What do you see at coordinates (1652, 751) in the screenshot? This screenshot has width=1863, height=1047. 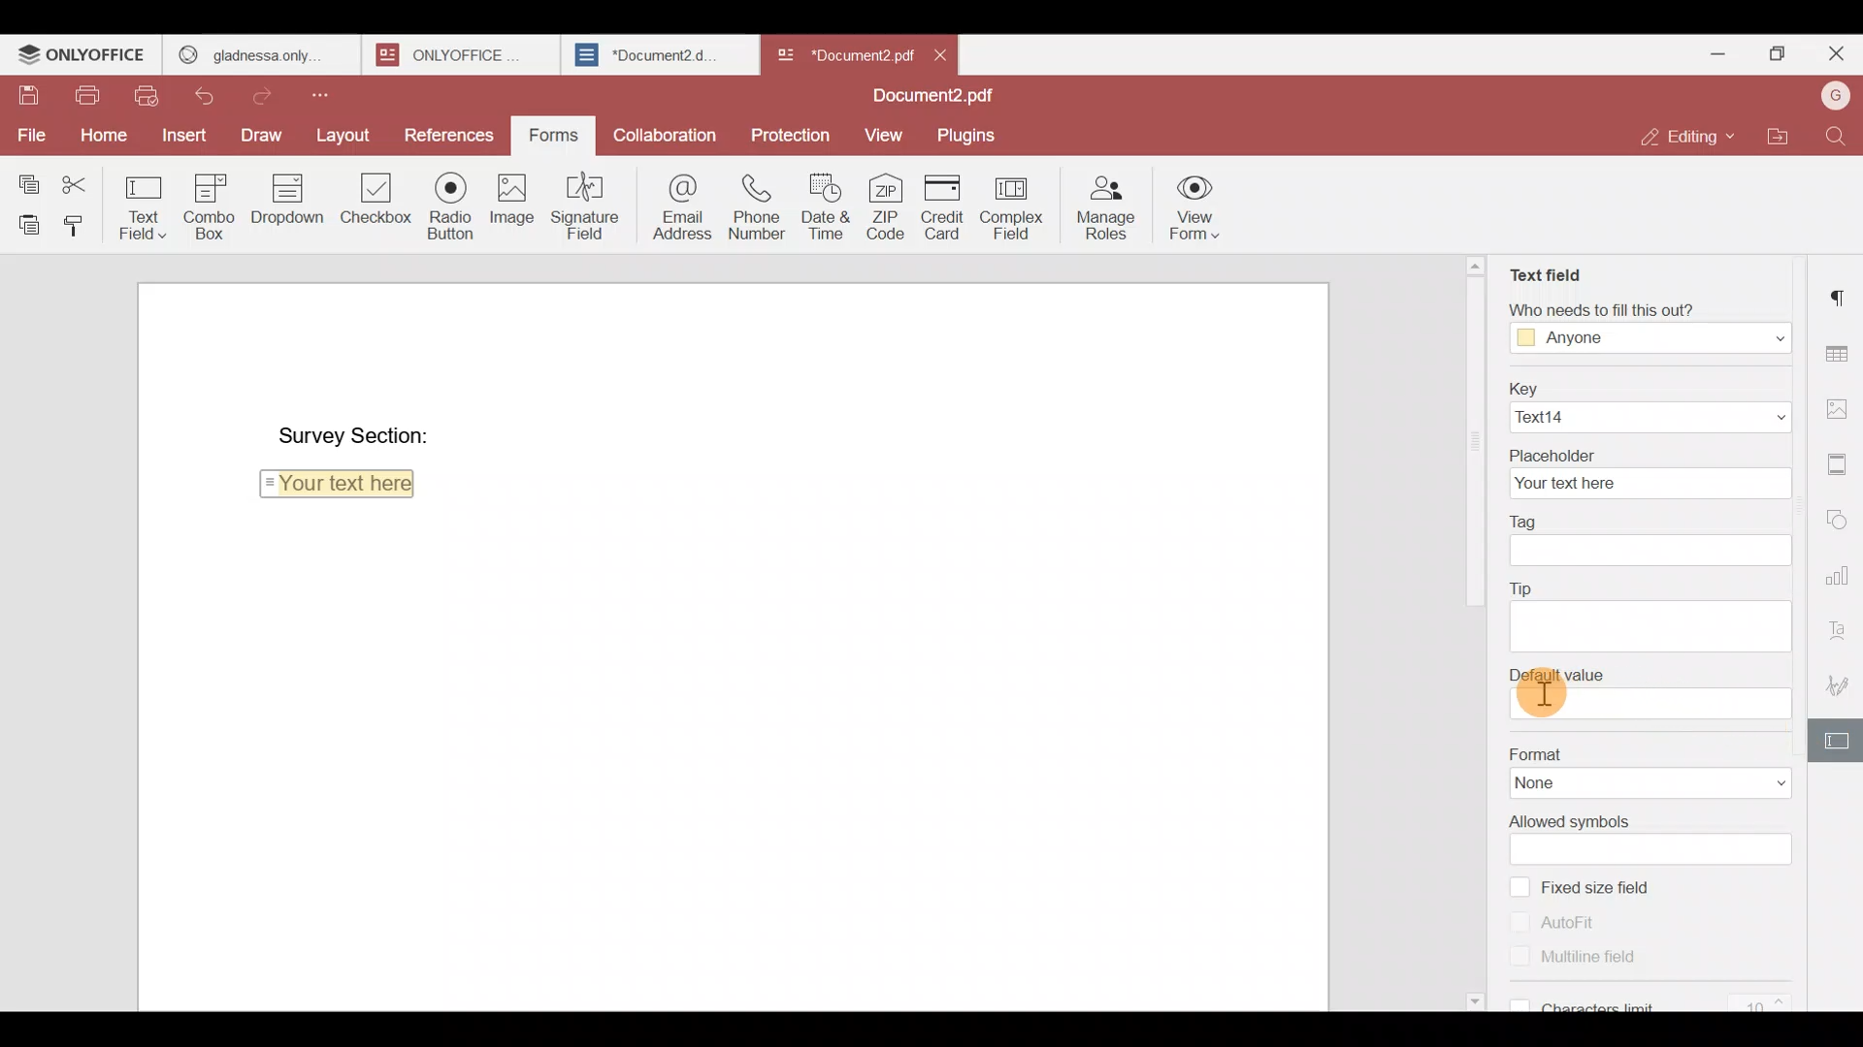 I see `Format` at bounding box center [1652, 751].